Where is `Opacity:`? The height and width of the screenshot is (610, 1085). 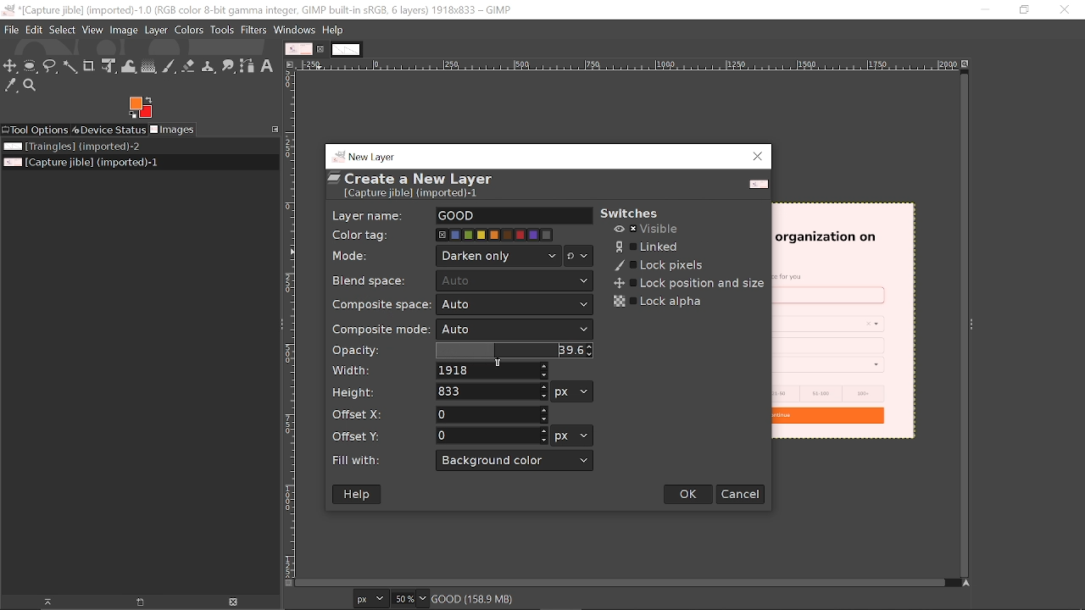
Opacity: is located at coordinates (357, 351).